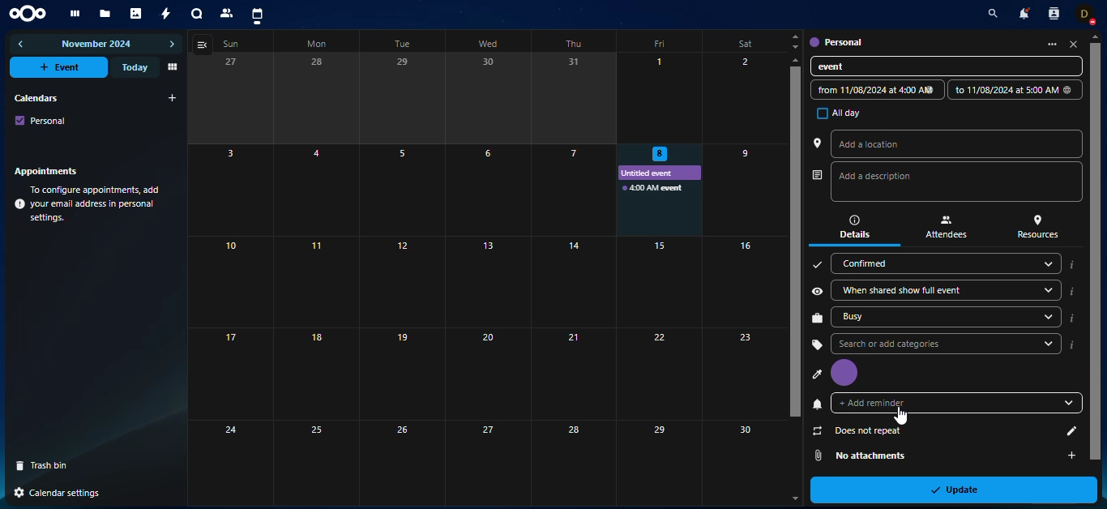 The width and height of the screenshot is (1107, 509). Describe the element at coordinates (873, 89) in the screenshot. I see `date` at that location.